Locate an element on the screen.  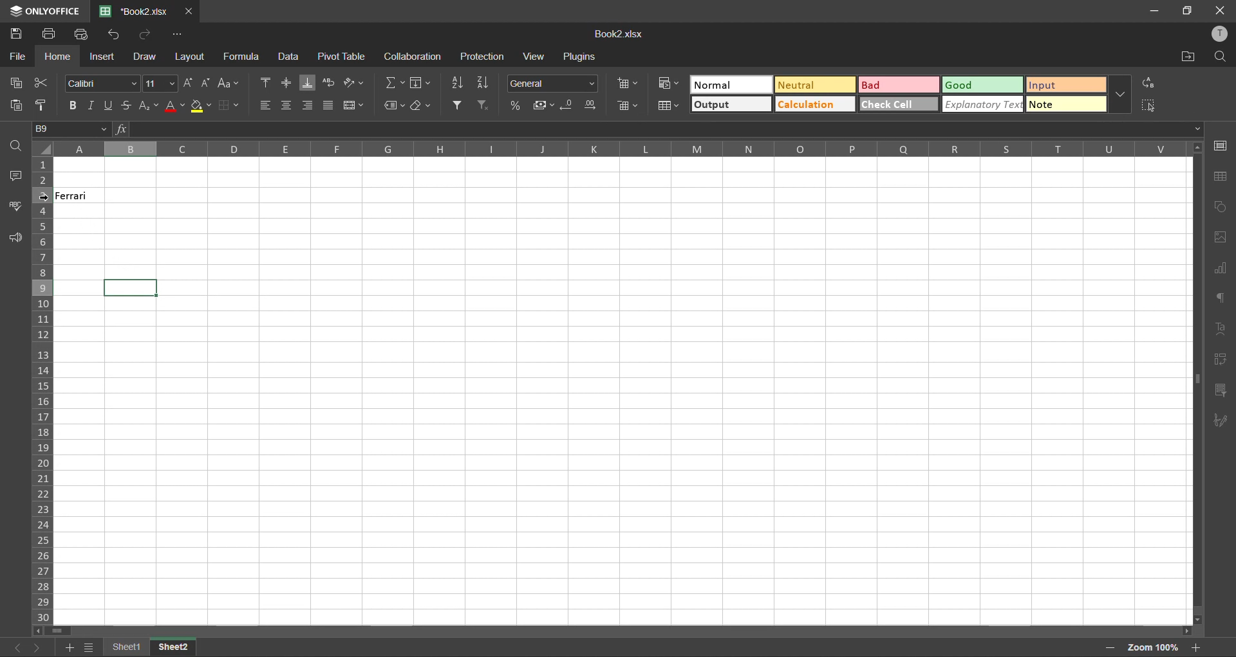
zoom out is located at coordinates (1108, 648).